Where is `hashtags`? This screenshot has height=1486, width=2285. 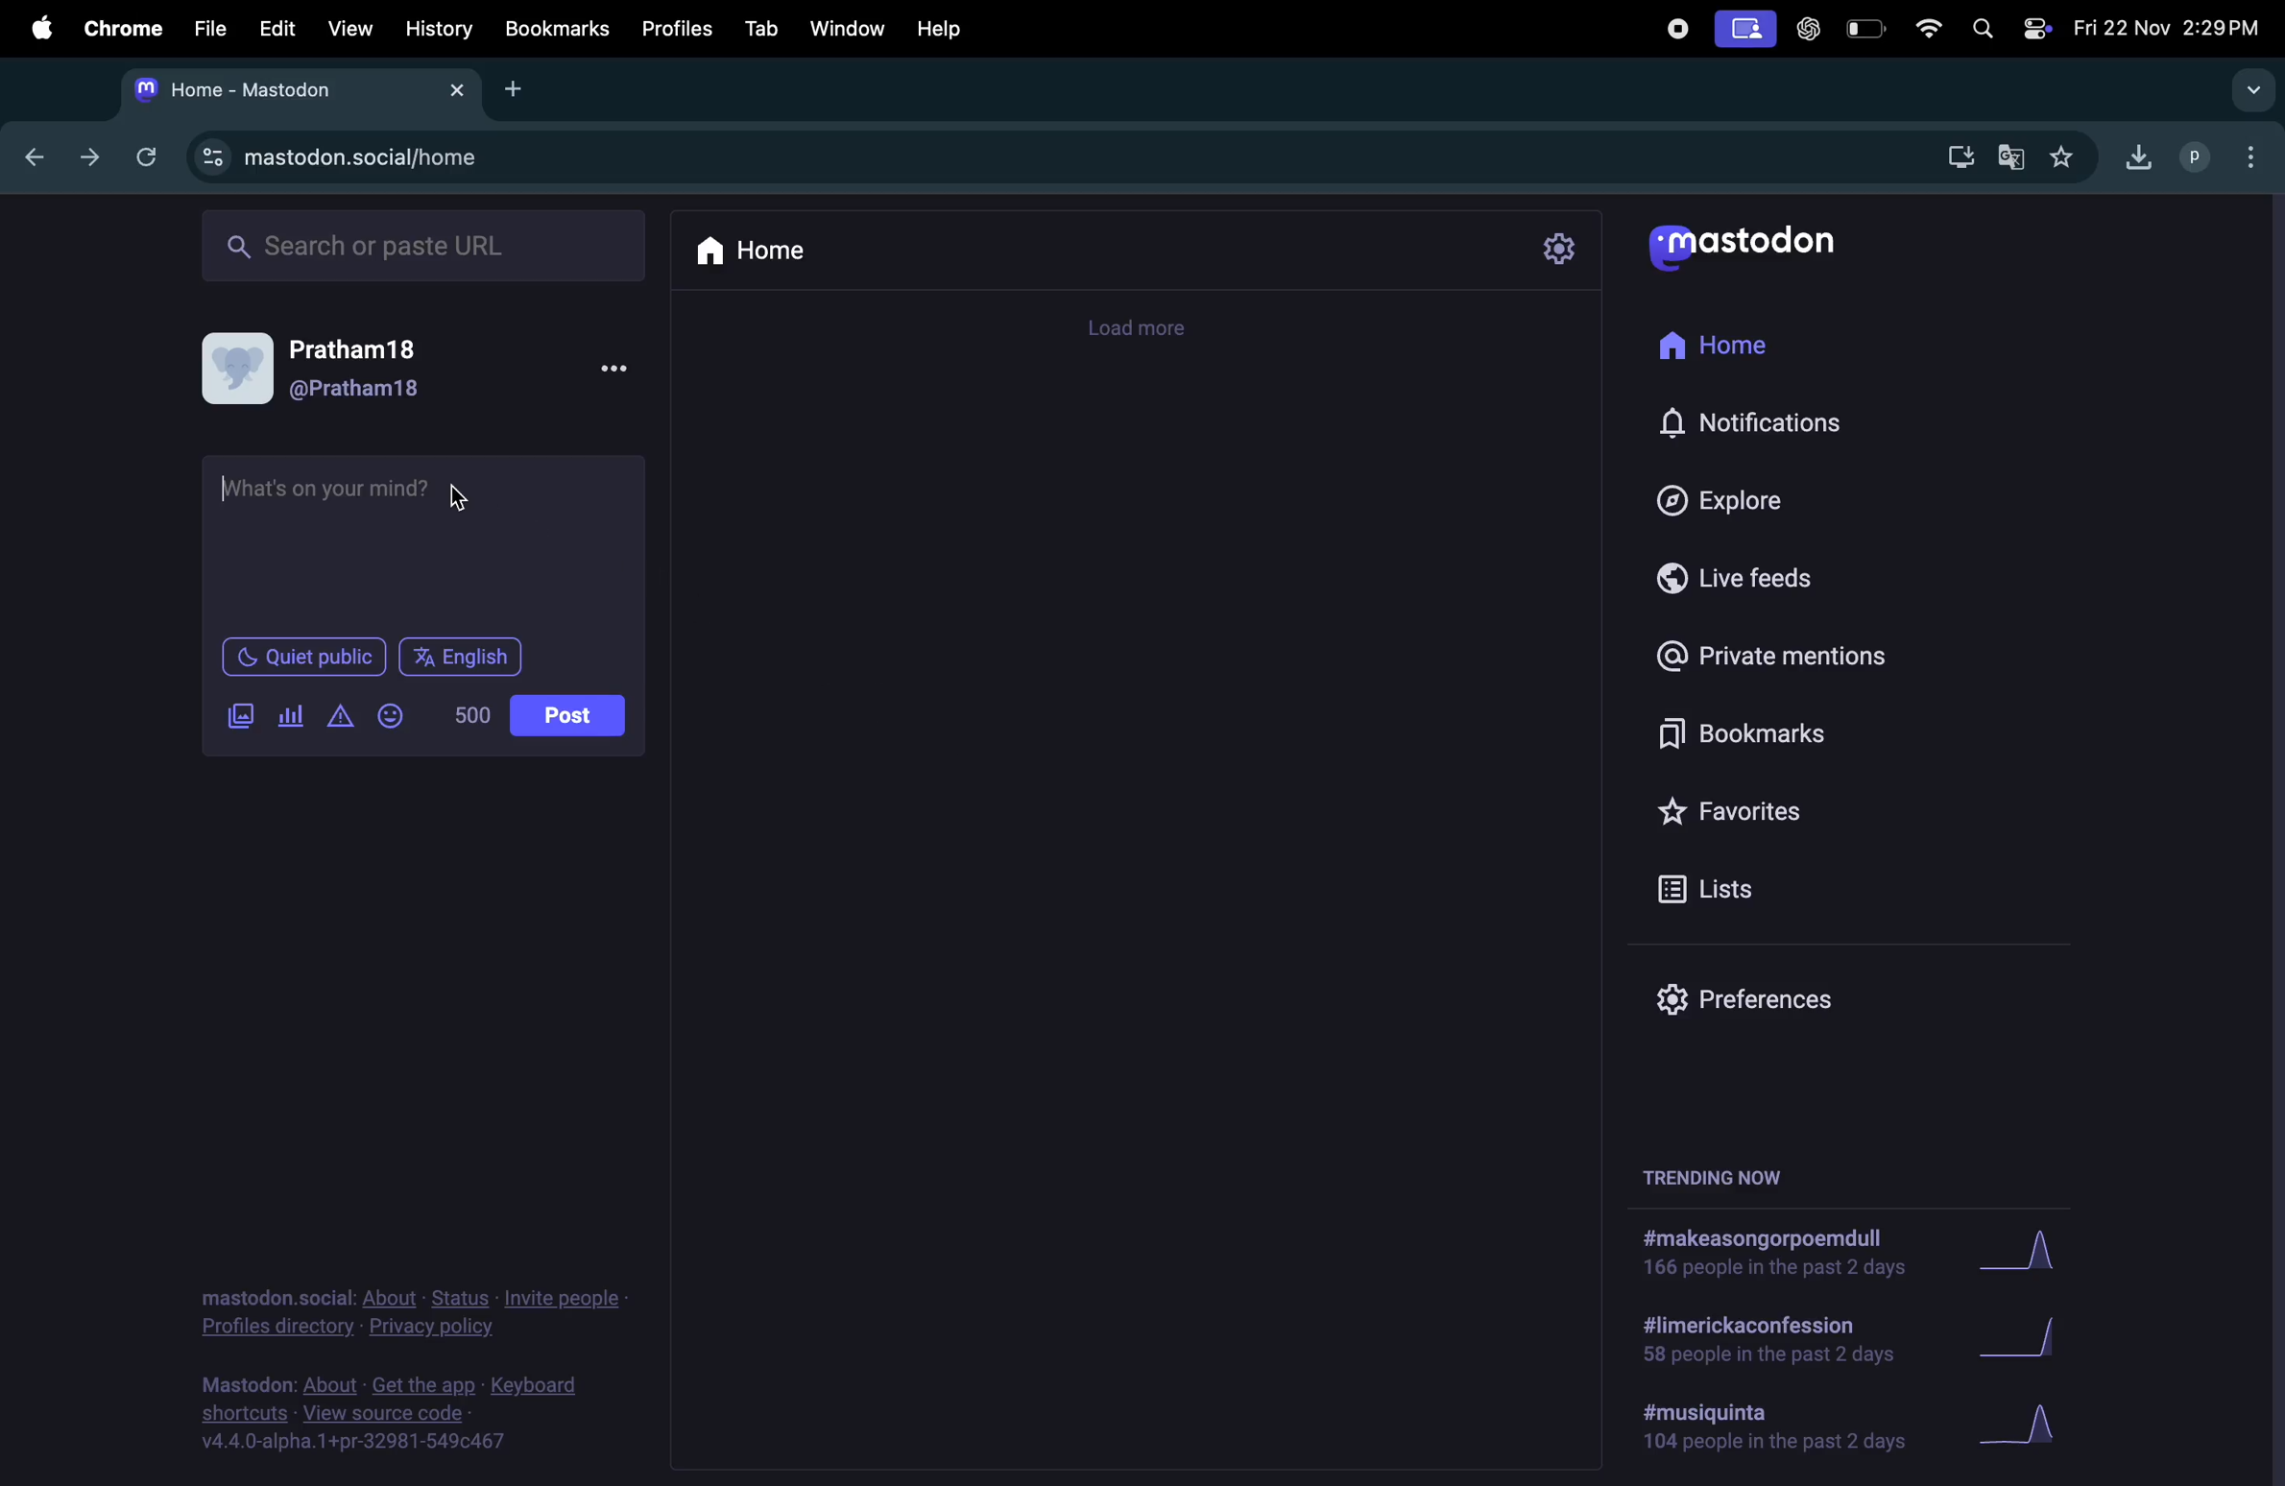
hashtags is located at coordinates (1778, 1432).